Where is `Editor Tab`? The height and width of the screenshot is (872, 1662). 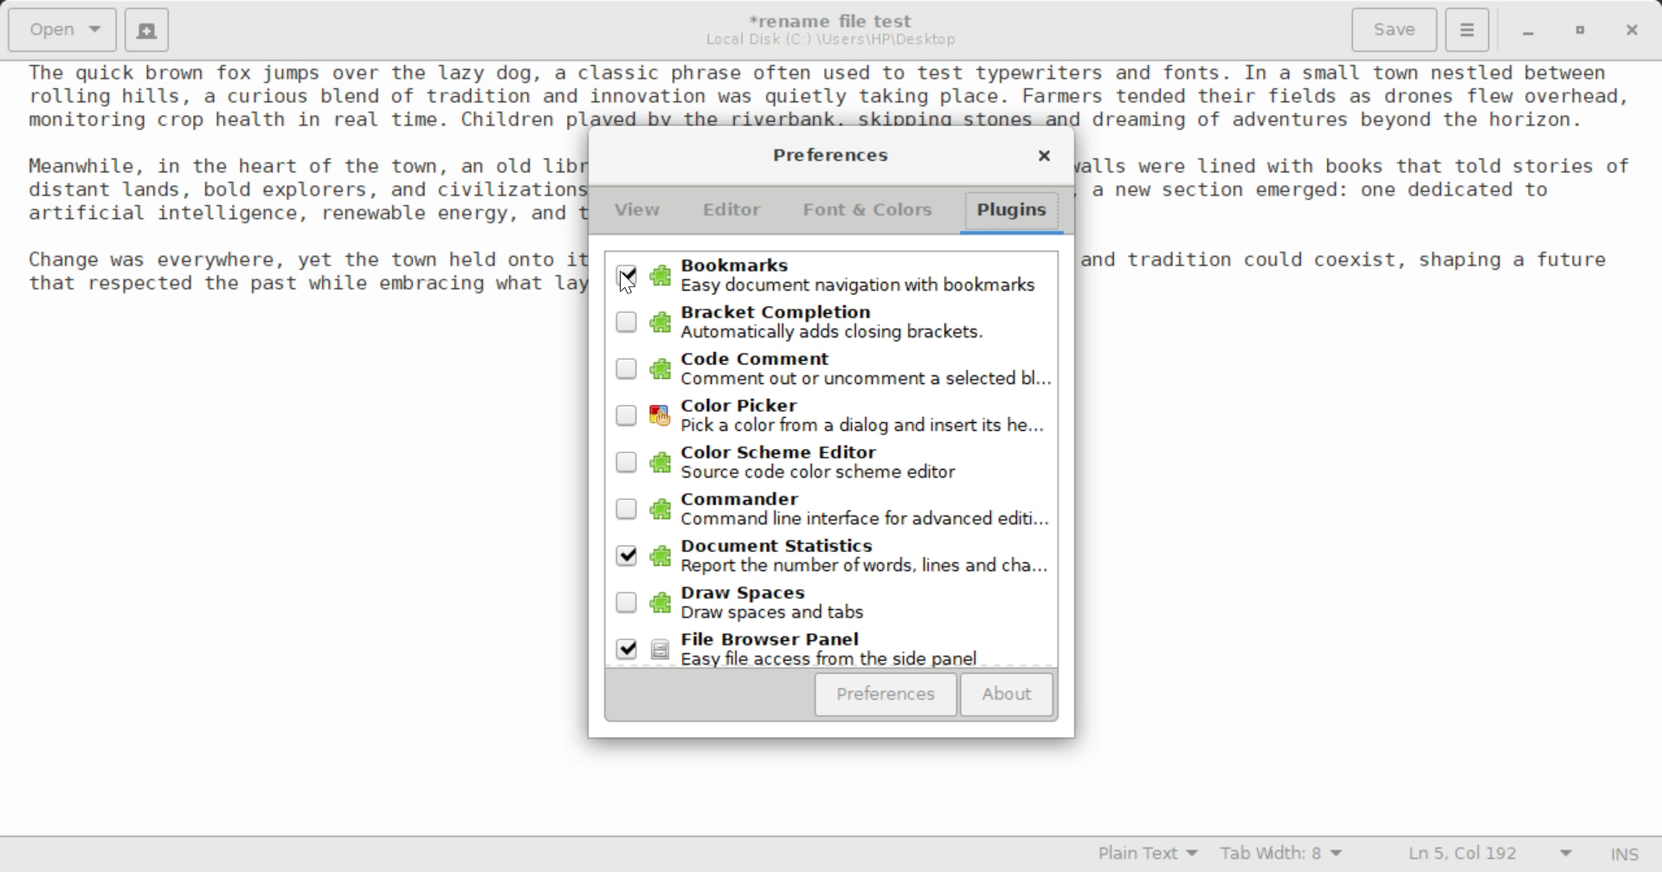
Editor Tab is located at coordinates (736, 215).